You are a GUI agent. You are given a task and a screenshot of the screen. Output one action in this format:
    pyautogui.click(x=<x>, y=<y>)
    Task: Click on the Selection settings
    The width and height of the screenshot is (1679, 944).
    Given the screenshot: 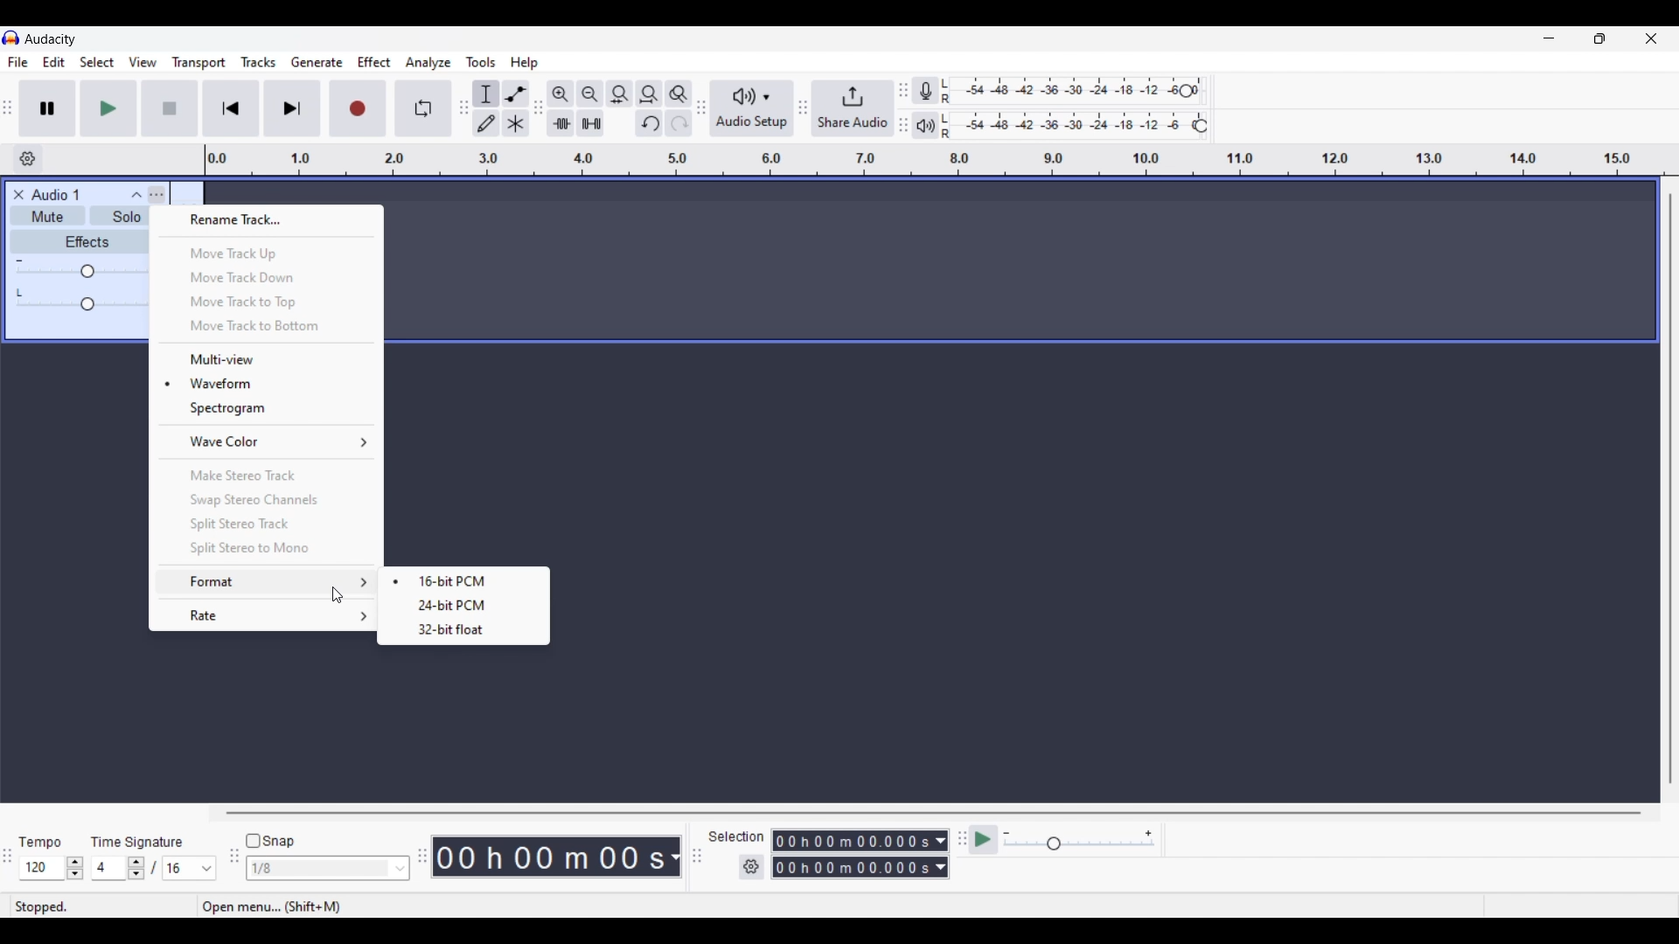 What is the action you would take?
    pyautogui.click(x=752, y=867)
    